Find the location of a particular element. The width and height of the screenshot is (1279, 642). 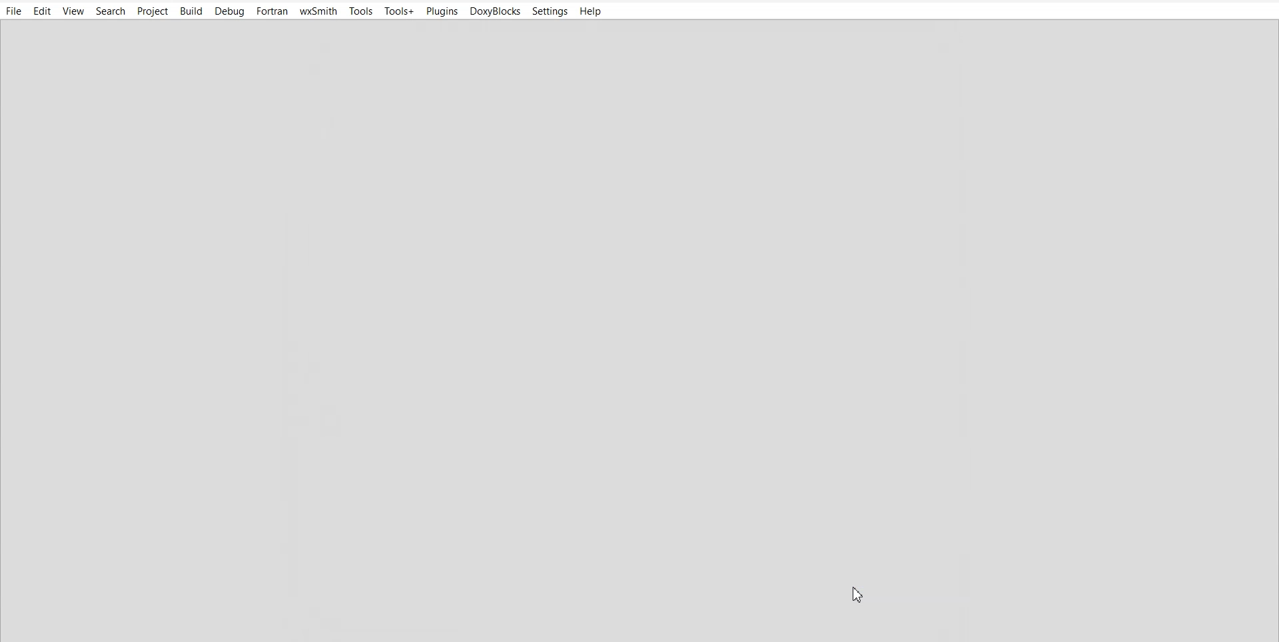

Project is located at coordinates (154, 11).